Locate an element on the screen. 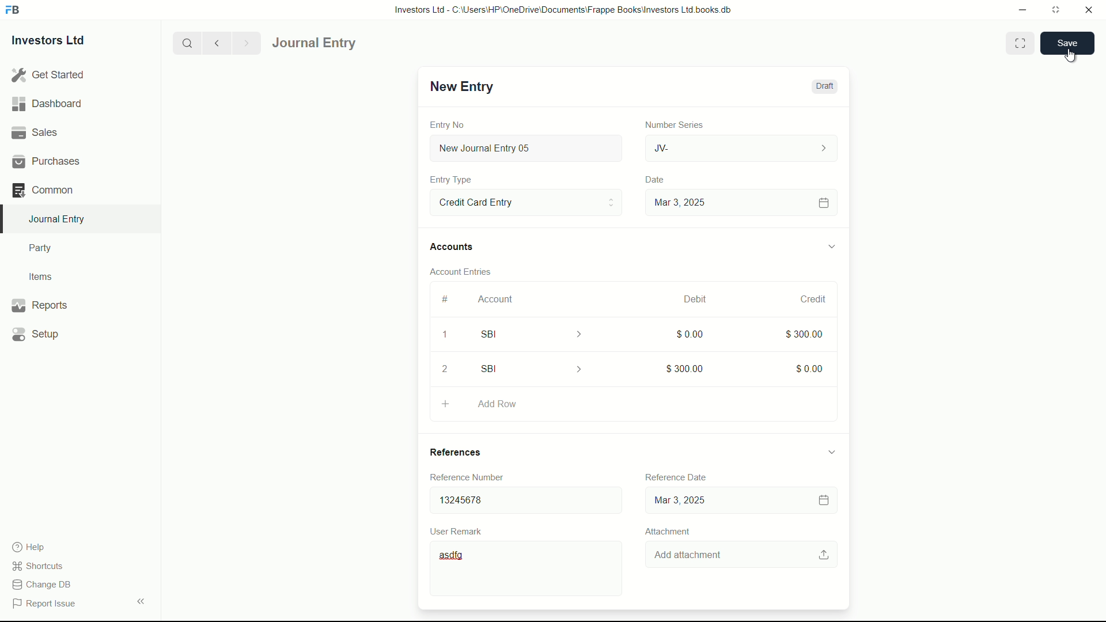 The width and height of the screenshot is (1106, 622). $0.00 is located at coordinates (810, 366).